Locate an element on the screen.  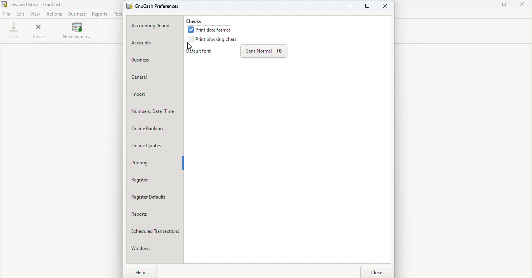
View is located at coordinates (36, 14).